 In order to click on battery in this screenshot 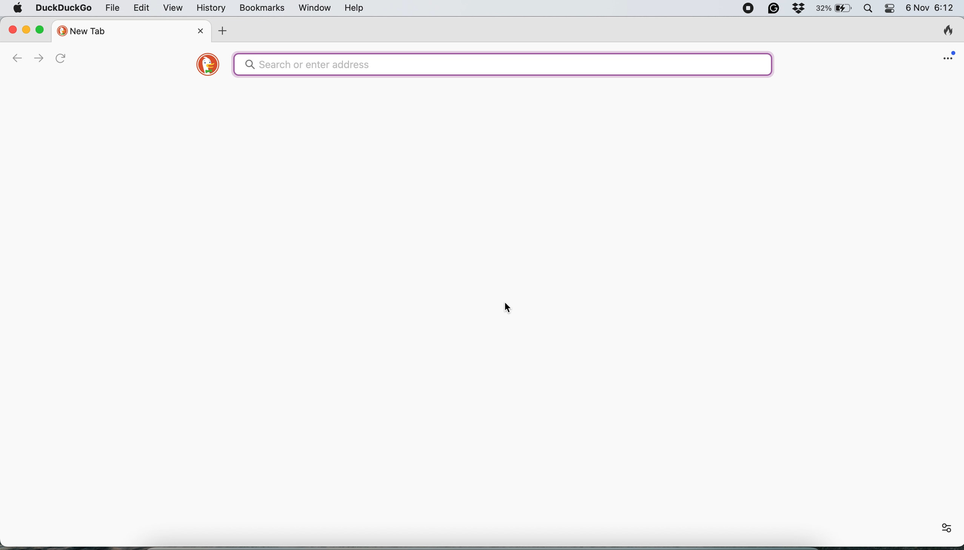, I will do `click(834, 9)`.